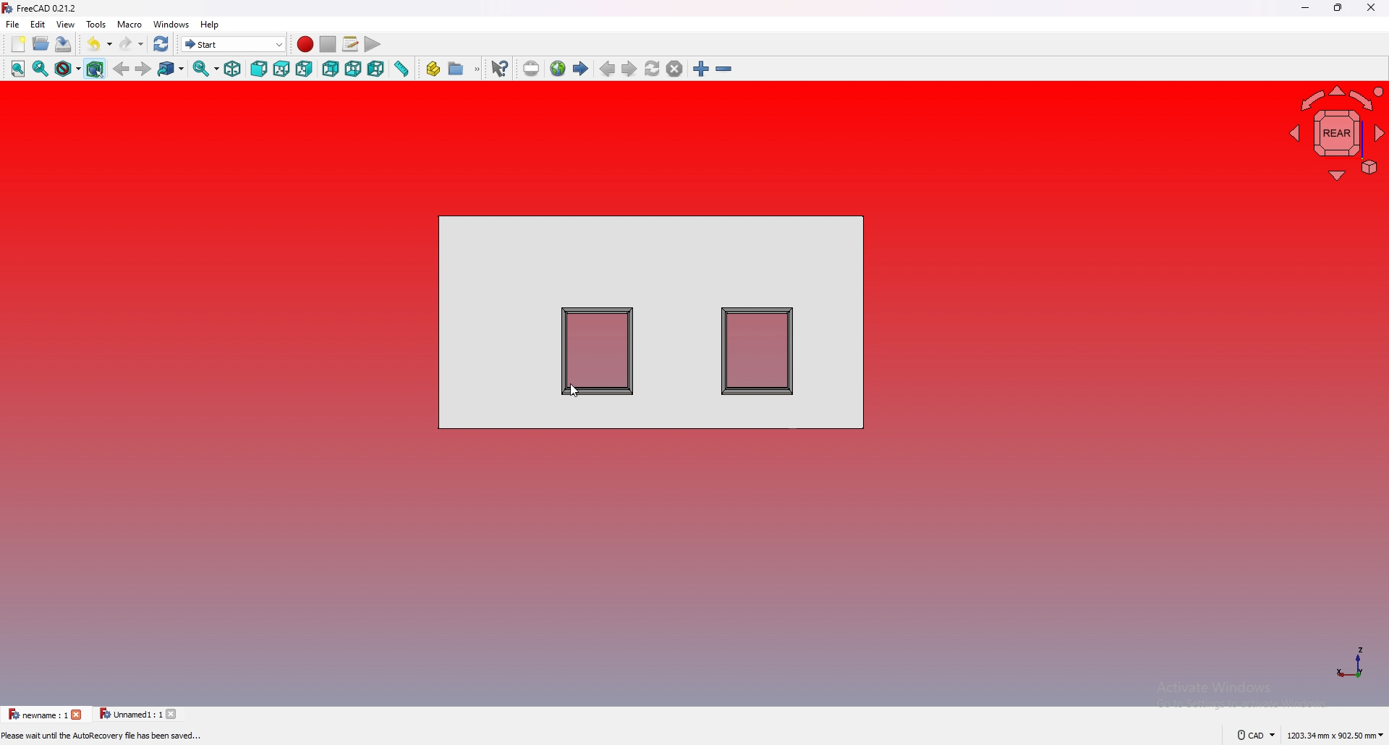 This screenshot has height=745, width=1389. What do you see at coordinates (433, 69) in the screenshot?
I see `create part` at bounding box center [433, 69].